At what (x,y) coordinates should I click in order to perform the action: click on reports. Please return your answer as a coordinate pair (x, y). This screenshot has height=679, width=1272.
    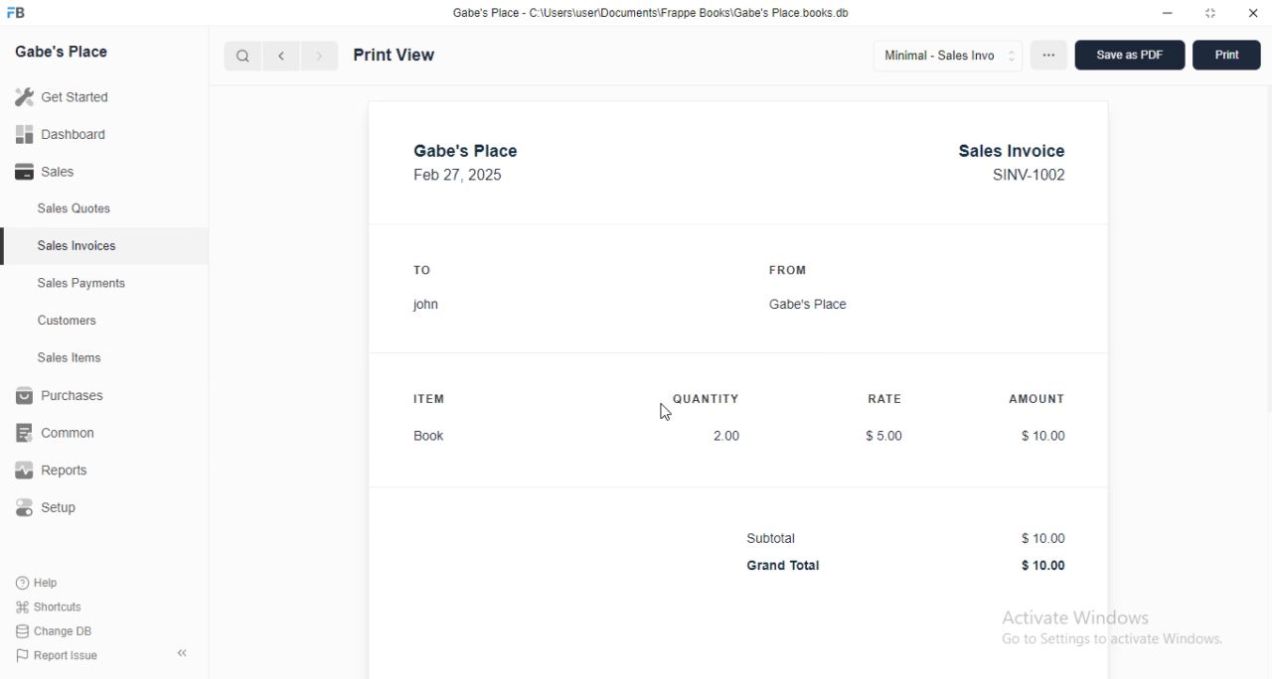
    Looking at the image, I should click on (51, 471).